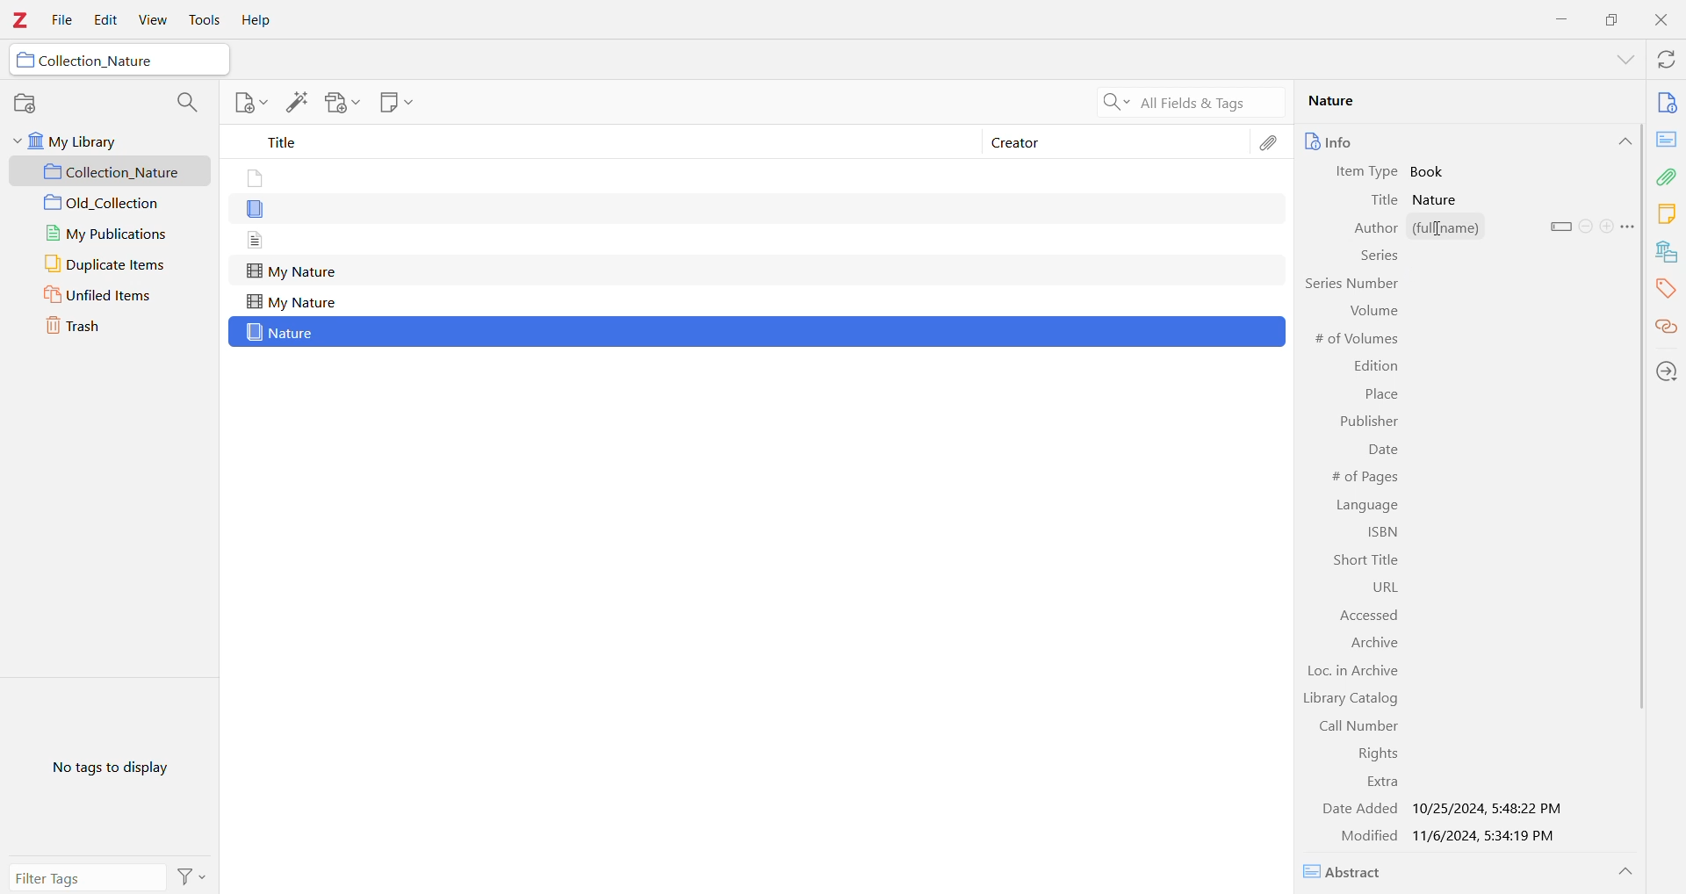 Image resolution: width=1686 pixels, height=894 pixels. What do you see at coordinates (1452, 837) in the screenshot?
I see `Modified 11/6/2024, 5:34:19 PM` at bounding box center [1452, 837].